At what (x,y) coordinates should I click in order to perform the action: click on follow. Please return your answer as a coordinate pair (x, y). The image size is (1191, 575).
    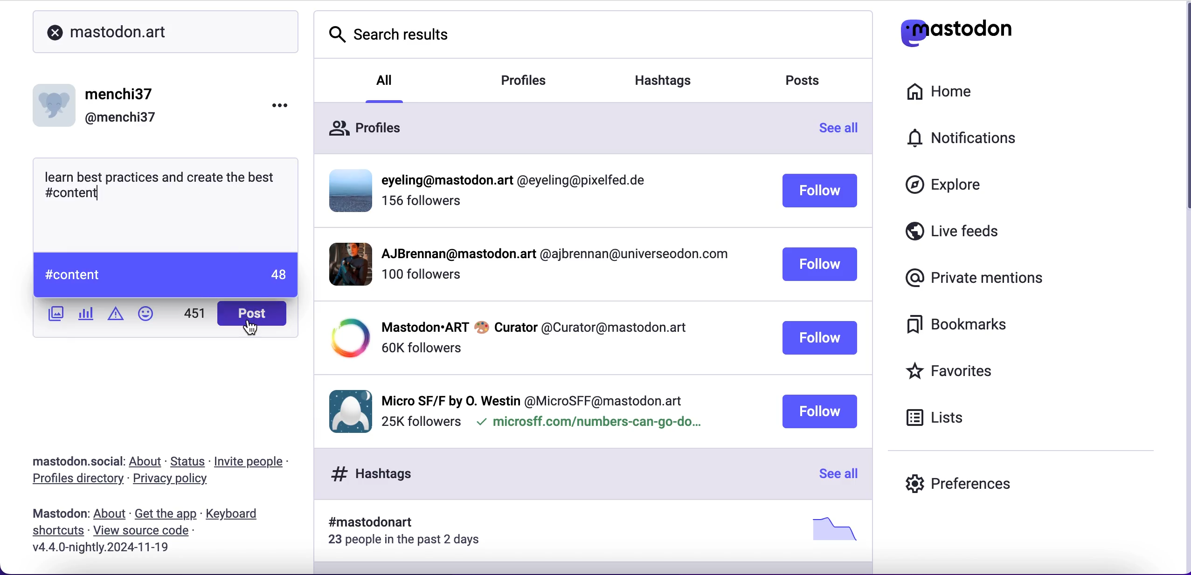
    Looking at the image, I should click on (820, 192).